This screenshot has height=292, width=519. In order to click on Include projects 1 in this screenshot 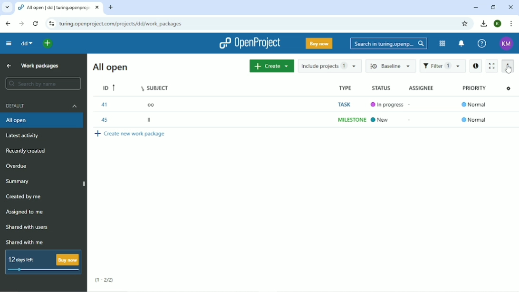, I will do `click(330, 66)`.